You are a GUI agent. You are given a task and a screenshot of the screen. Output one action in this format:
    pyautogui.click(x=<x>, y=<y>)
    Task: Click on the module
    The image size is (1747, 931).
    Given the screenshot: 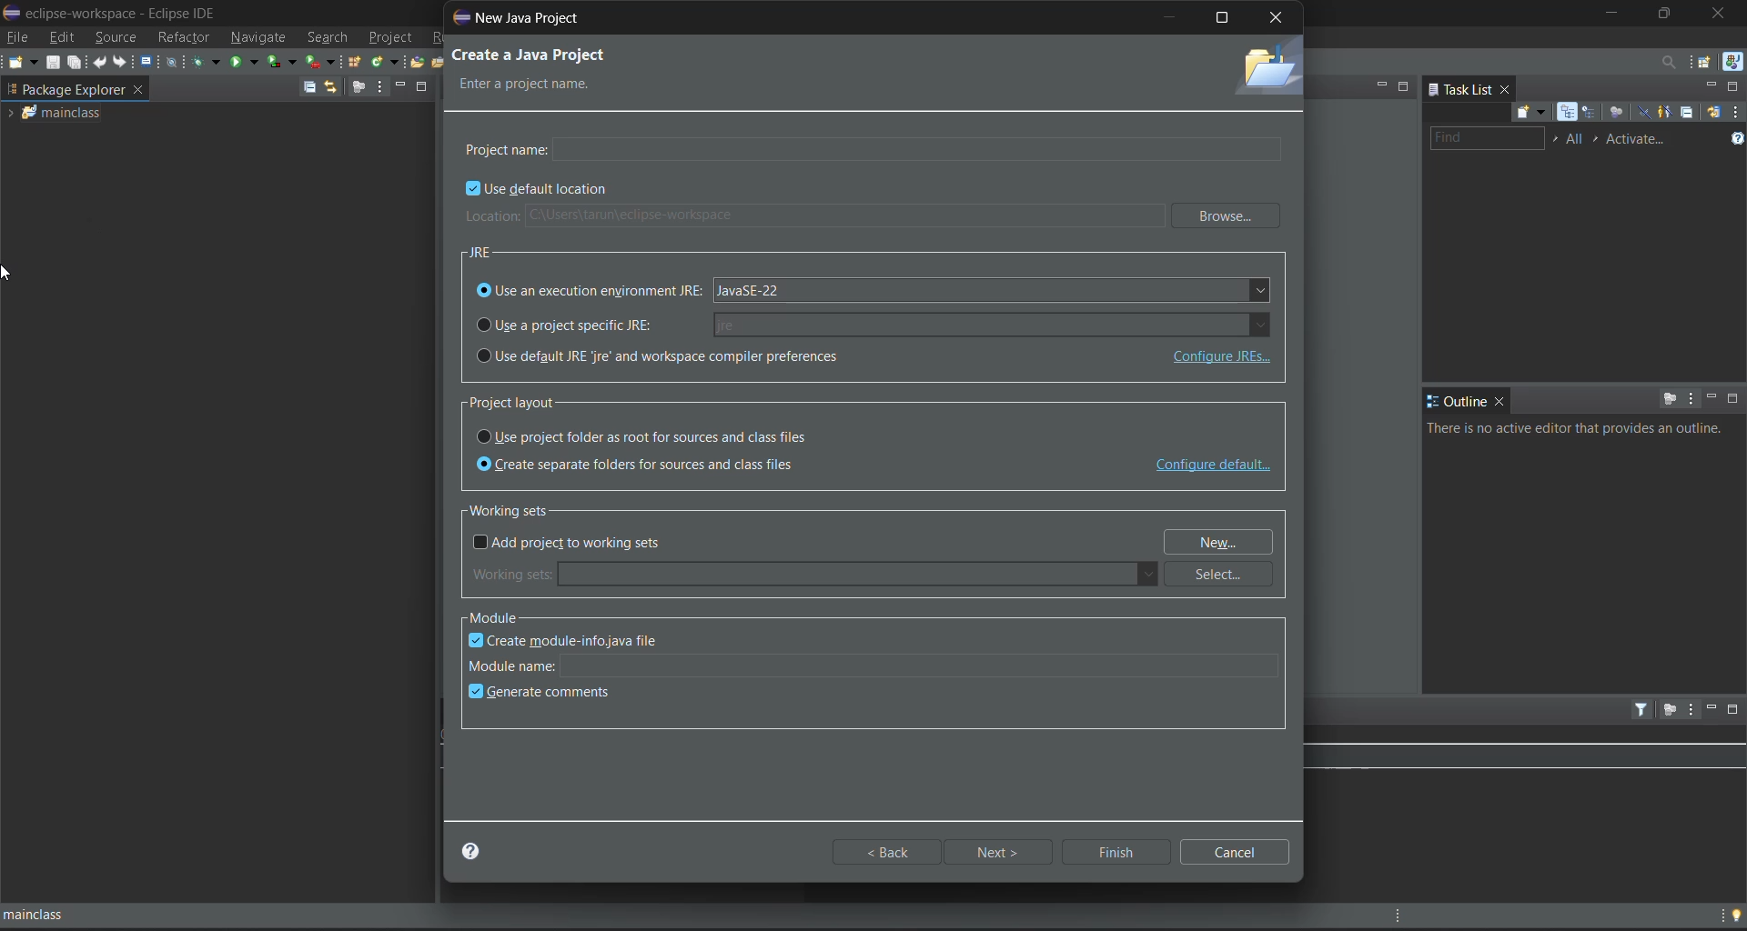 What is the action you would take?
    pyautogui.click(x=502, y=617)
    